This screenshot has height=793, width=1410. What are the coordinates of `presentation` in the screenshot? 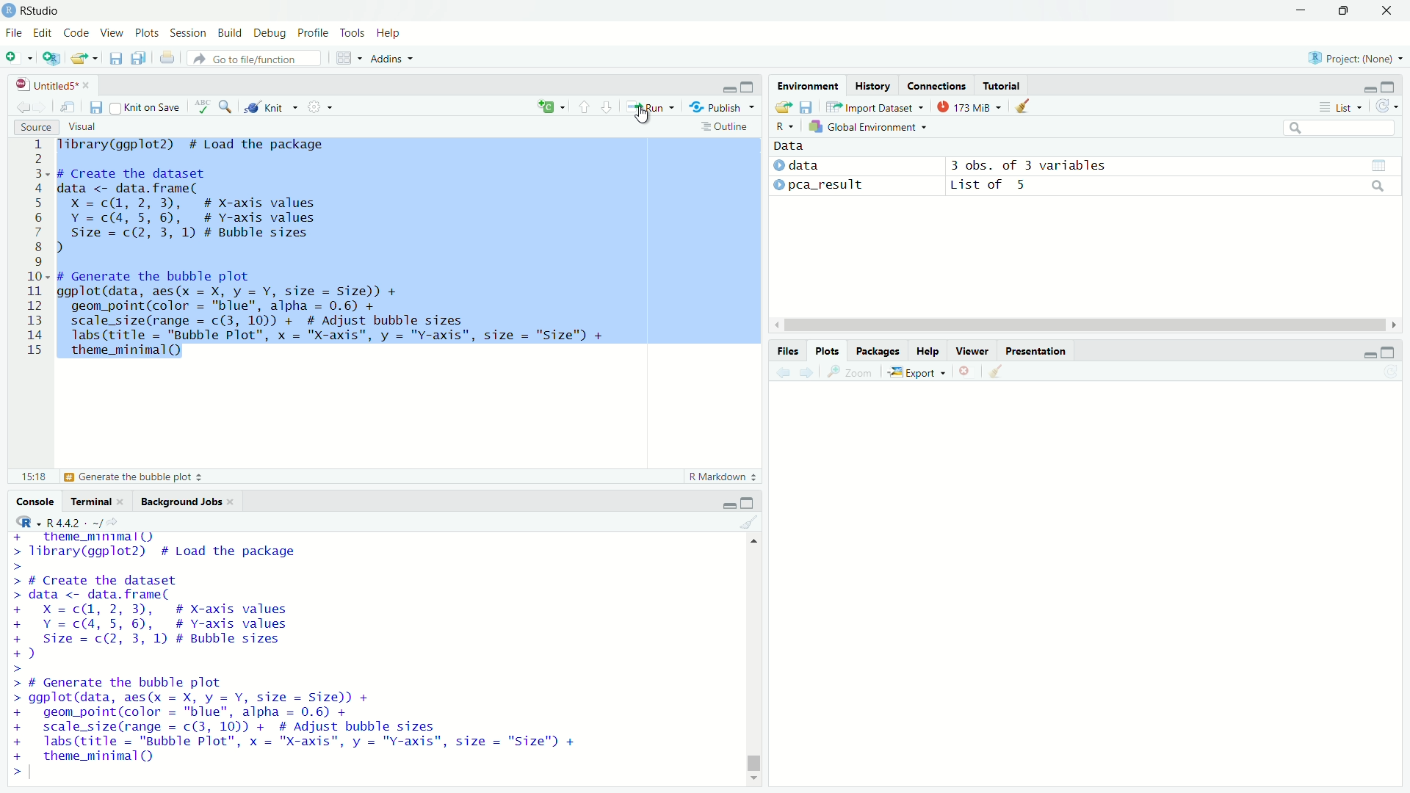 It's located at (1035, 351).